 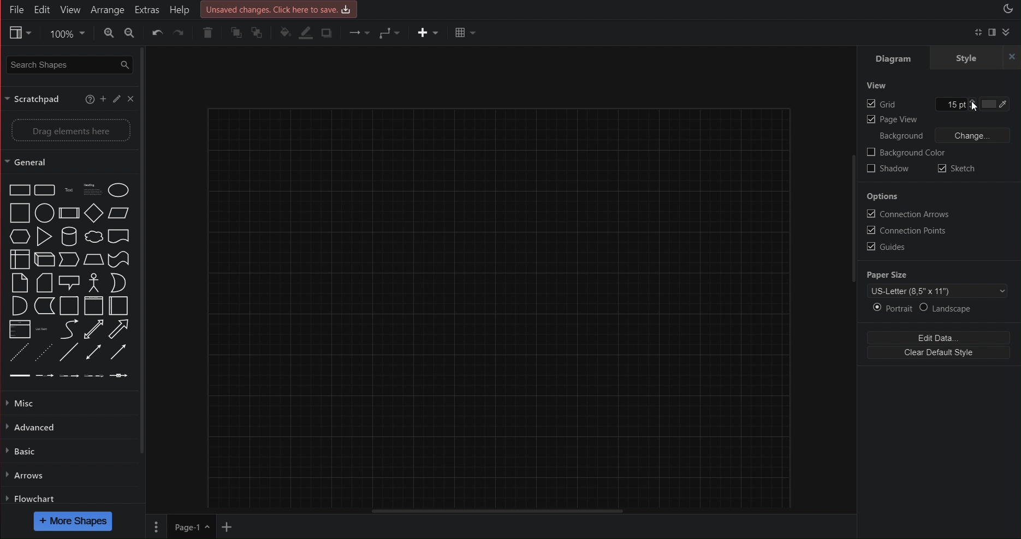 I want to click on Zoom Out, so click(x=131, y=34).